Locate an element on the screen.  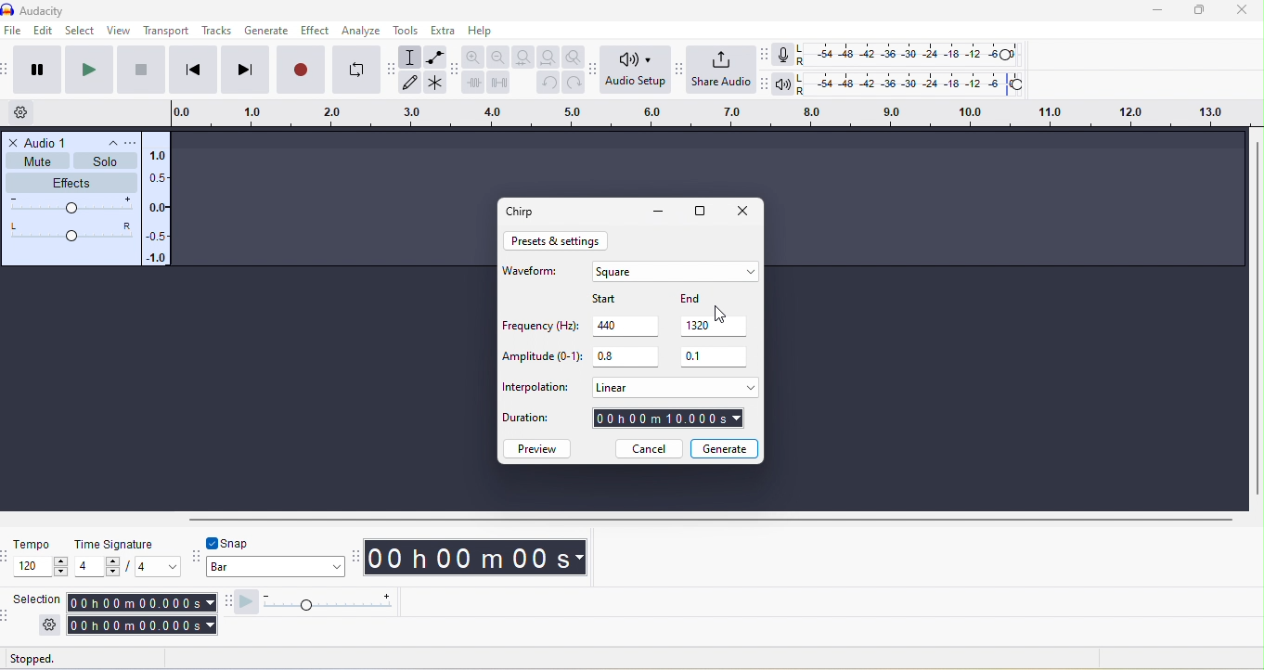
recording level is located at coordinates (908, 53).